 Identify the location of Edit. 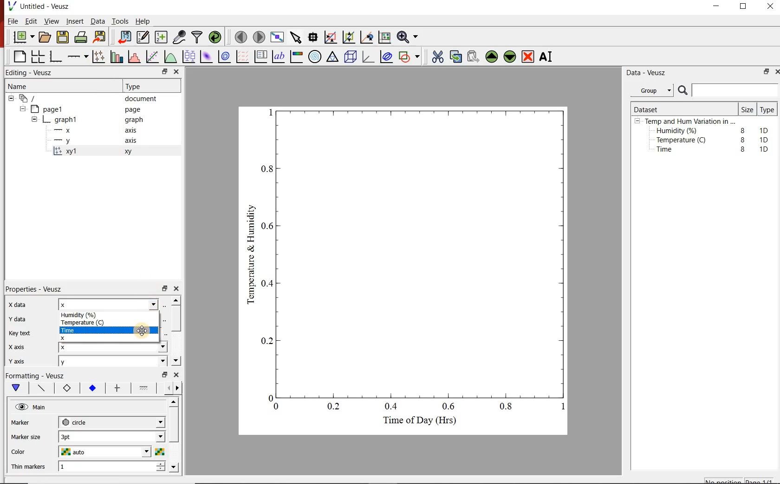
(31, 22).